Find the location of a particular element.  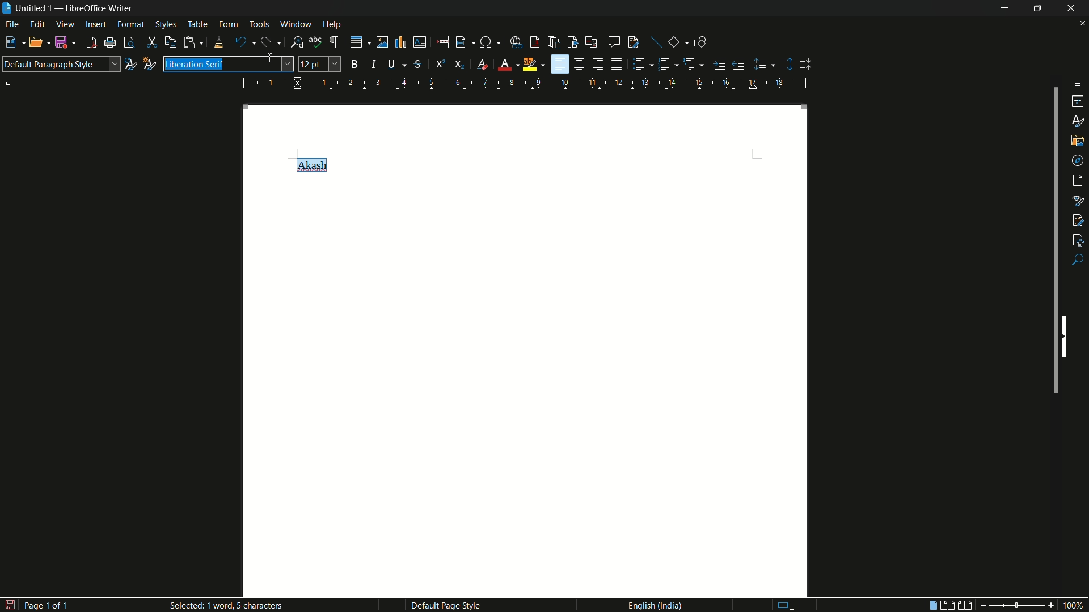

typing is located at coordinates (782, 603).